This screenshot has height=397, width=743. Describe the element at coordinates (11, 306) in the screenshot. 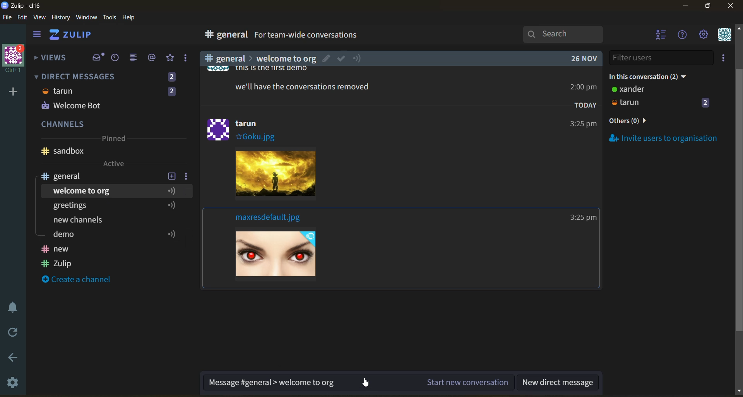

I see `enable do not disturb` at that location.